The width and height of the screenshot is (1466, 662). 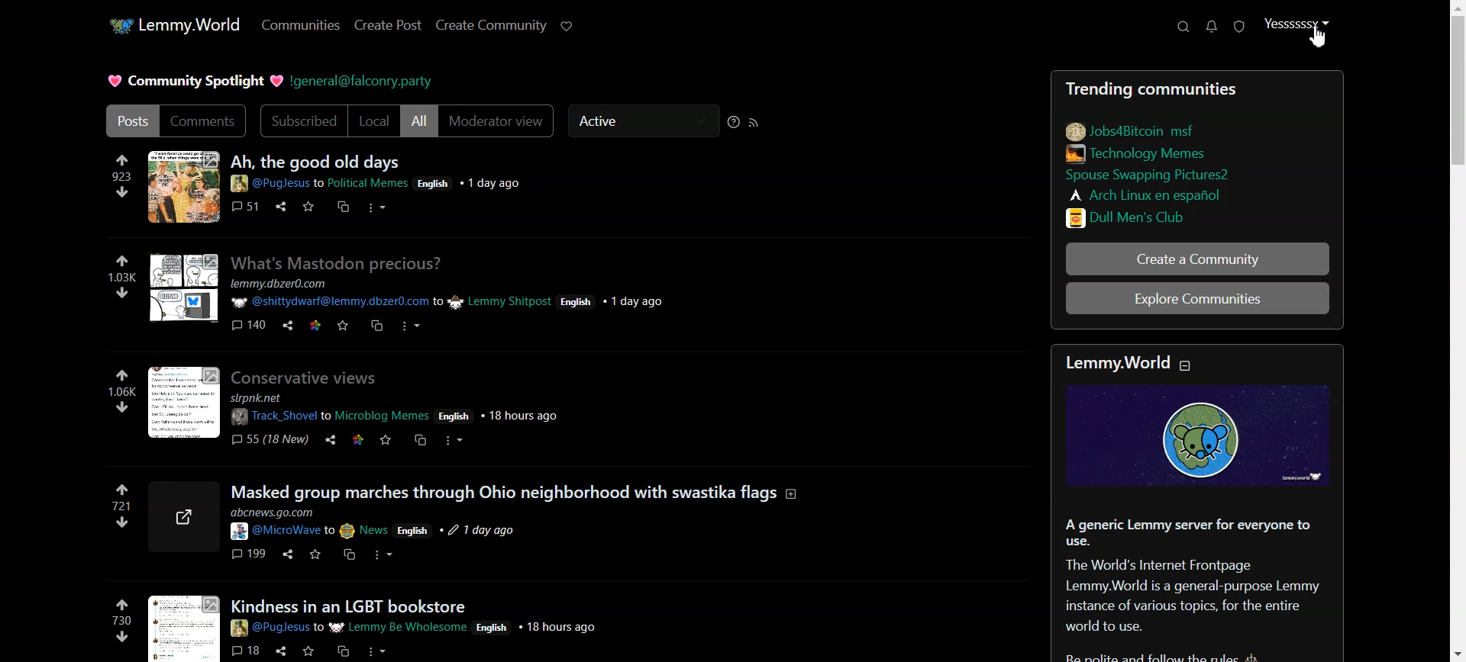 I want to click on comments, so click(x=267, y=438).